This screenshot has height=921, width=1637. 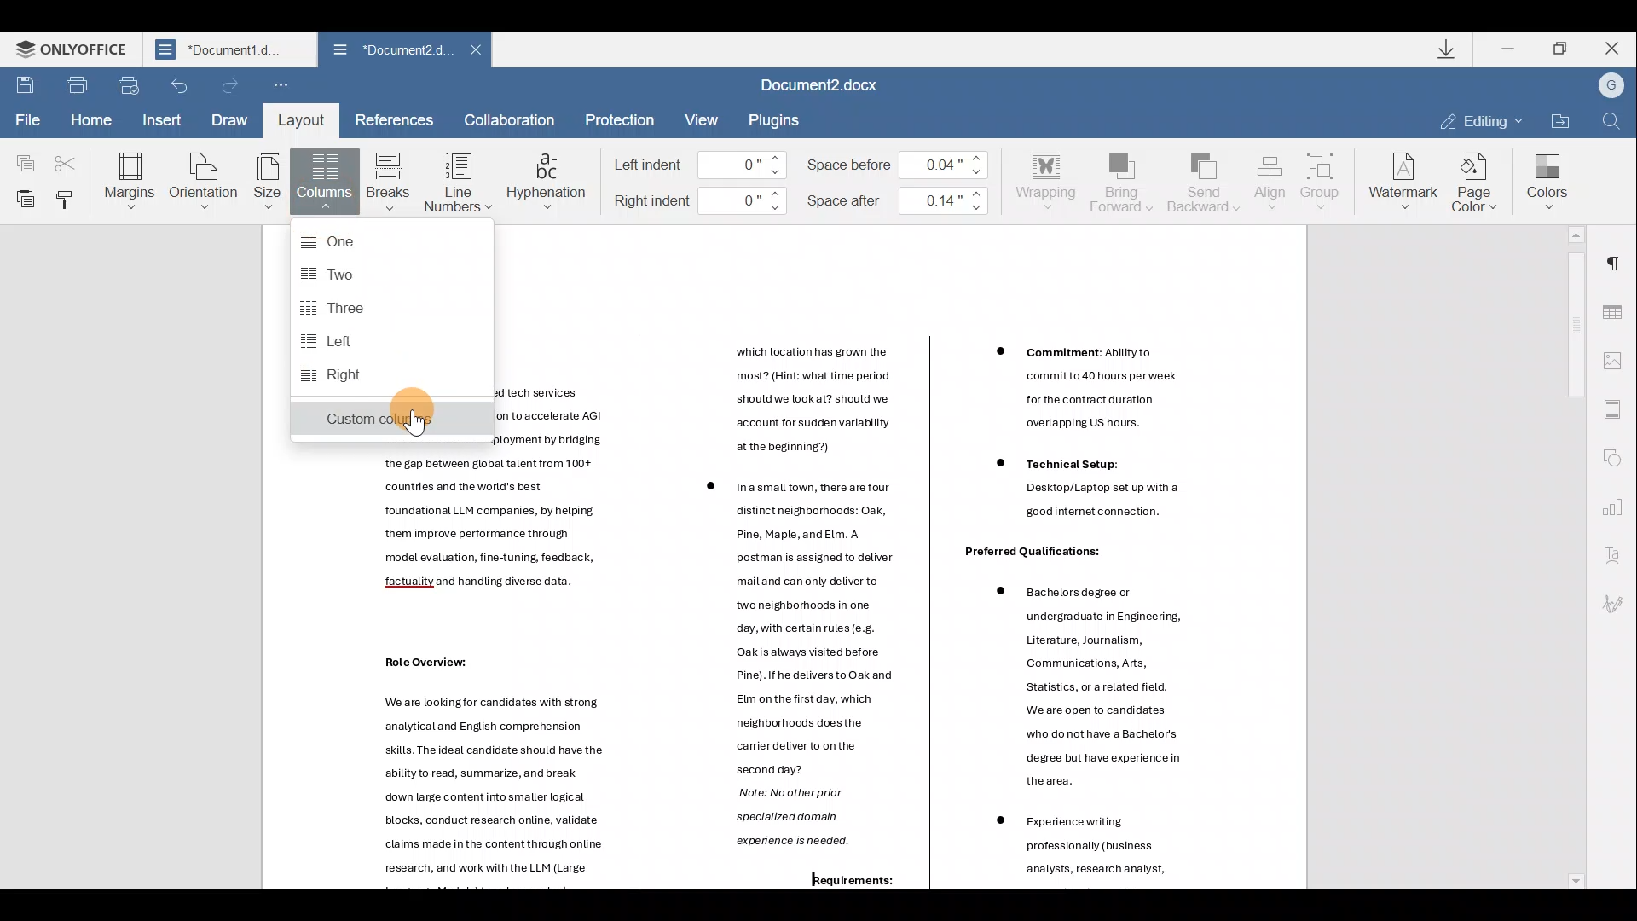 I want to click on Group, so click(x=1323, y=177).